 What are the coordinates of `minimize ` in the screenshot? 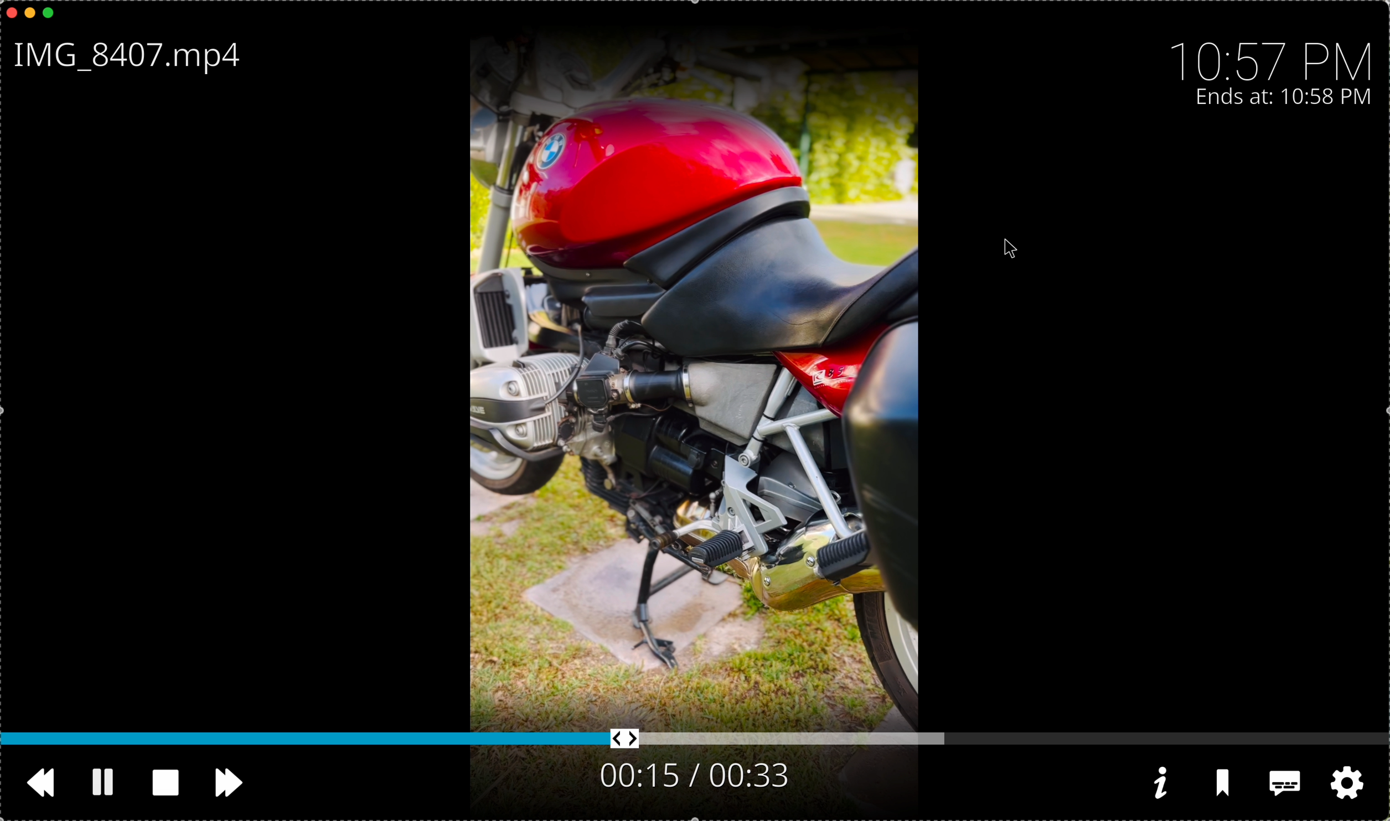 It's located at (30, 15).